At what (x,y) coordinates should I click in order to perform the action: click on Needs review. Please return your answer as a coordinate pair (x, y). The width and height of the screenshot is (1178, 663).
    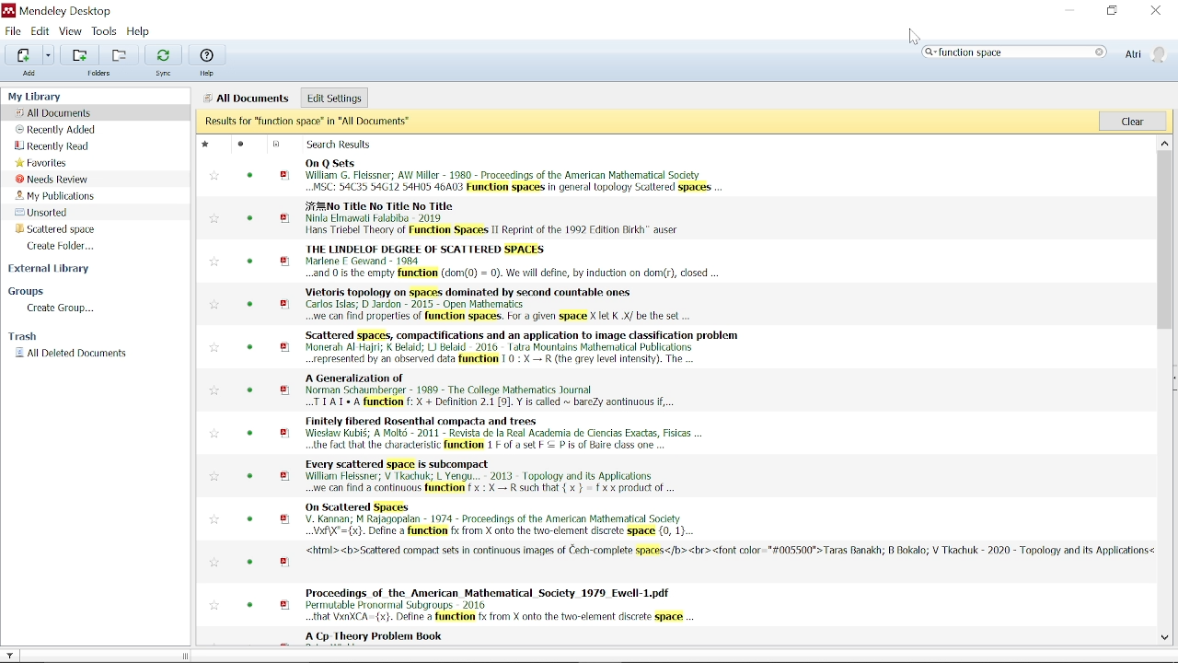
    Looking at the image, I should click on (52, 179).